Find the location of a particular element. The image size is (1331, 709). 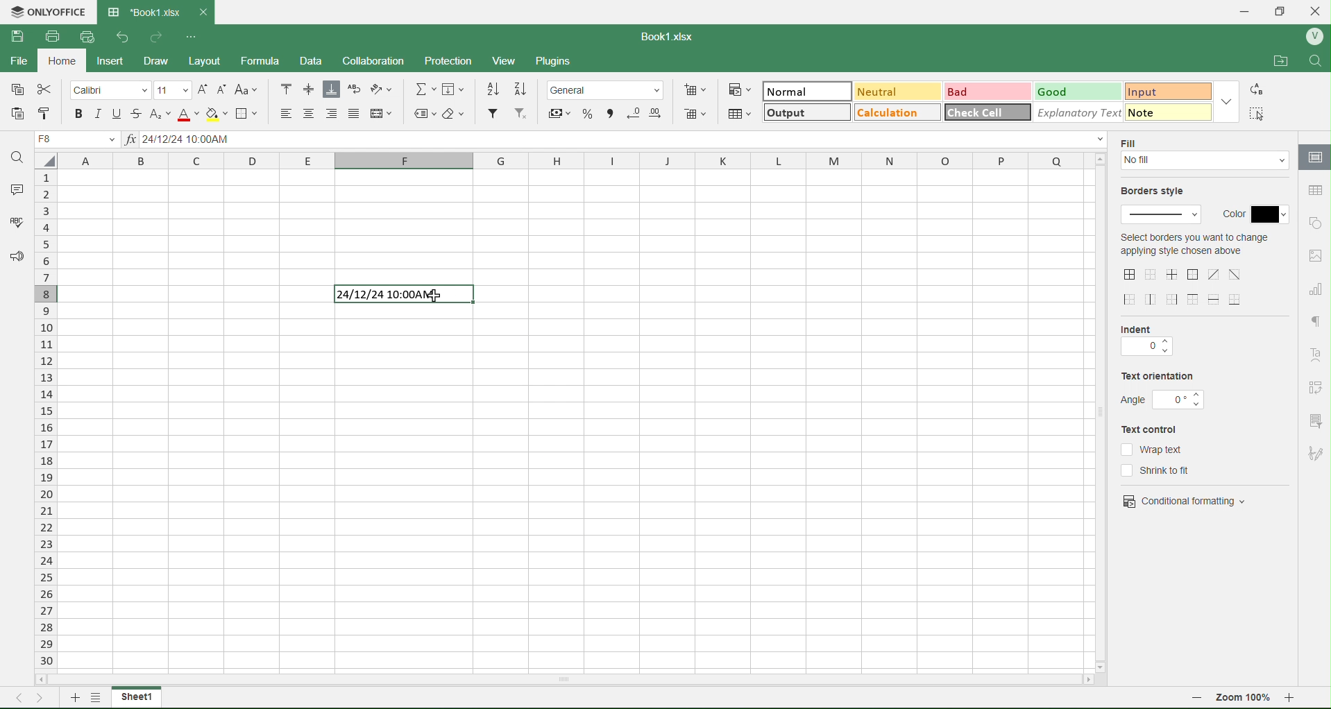

filter is located at coordinates (1314, 420).